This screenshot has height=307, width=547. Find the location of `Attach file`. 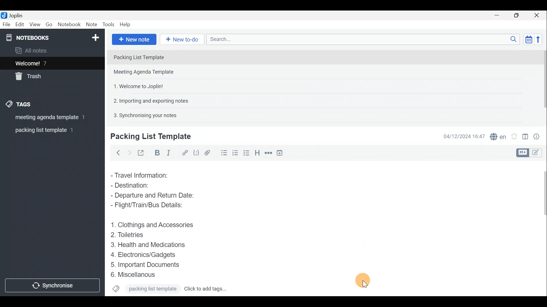

Attach file is located at coordinates (207, 152).